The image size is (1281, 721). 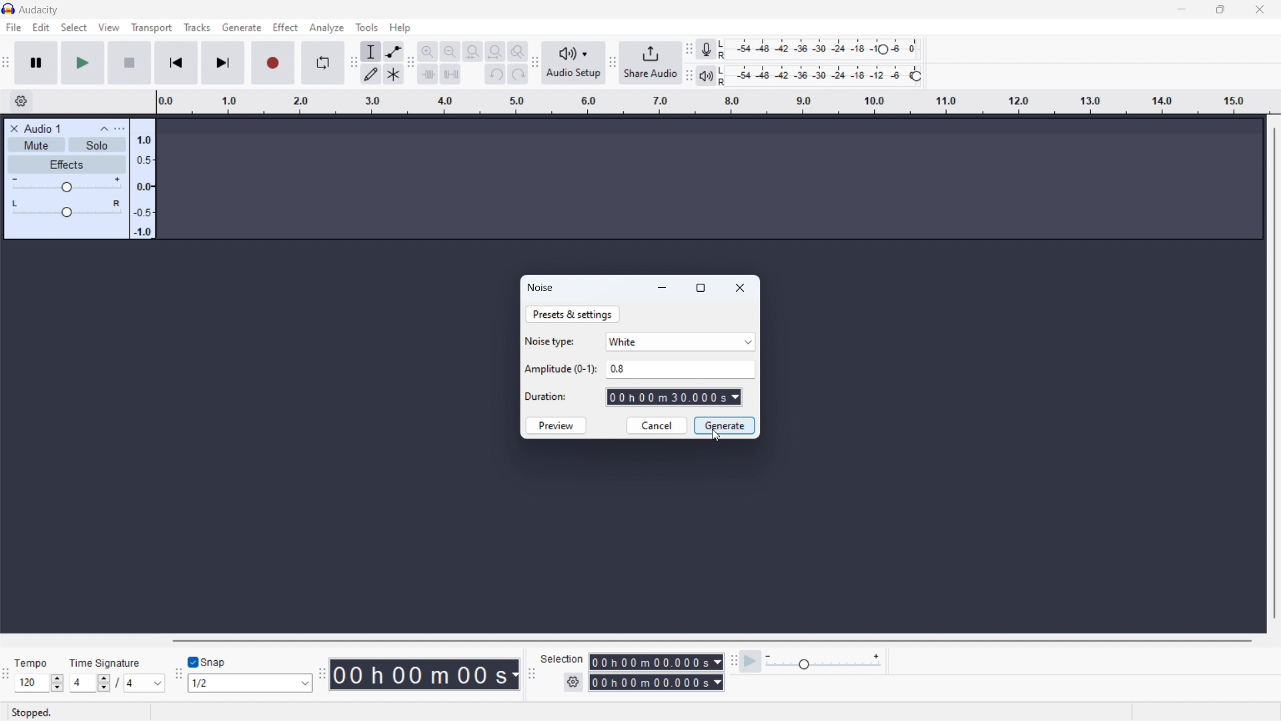 I want to click on set amplitude, so click(x=681, y=369).